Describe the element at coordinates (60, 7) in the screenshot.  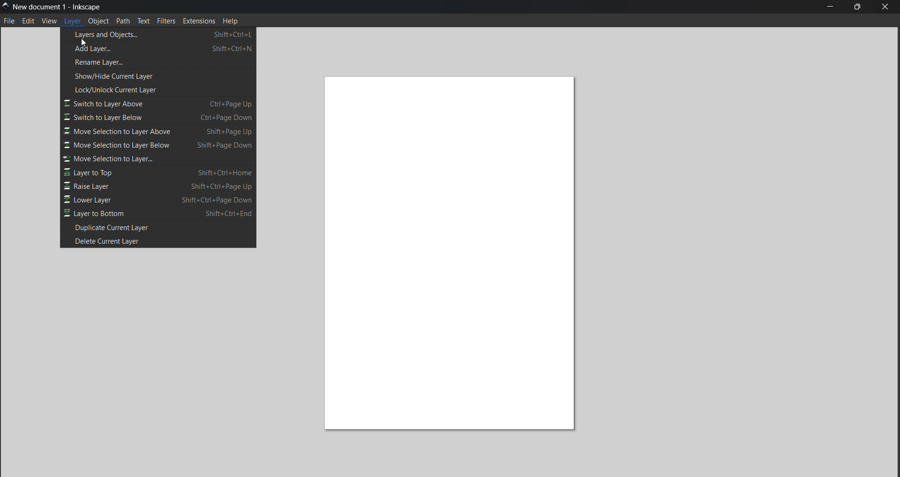
I see `Title` at that location.